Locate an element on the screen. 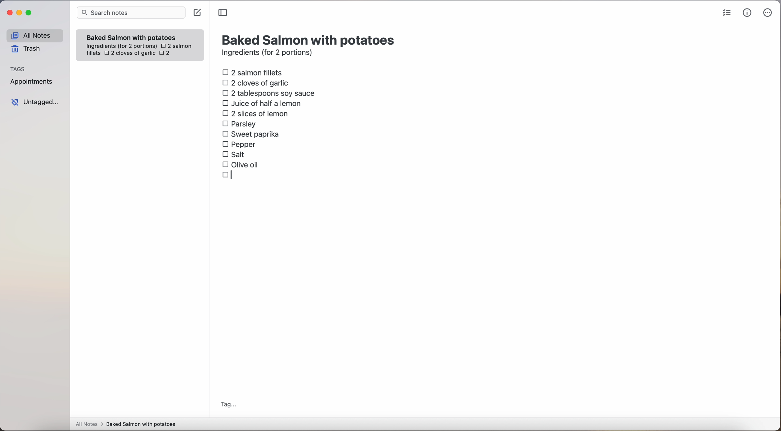 The height and width of the screenshot is (431, 781). appointments tag is located at coordinates (32, 80).